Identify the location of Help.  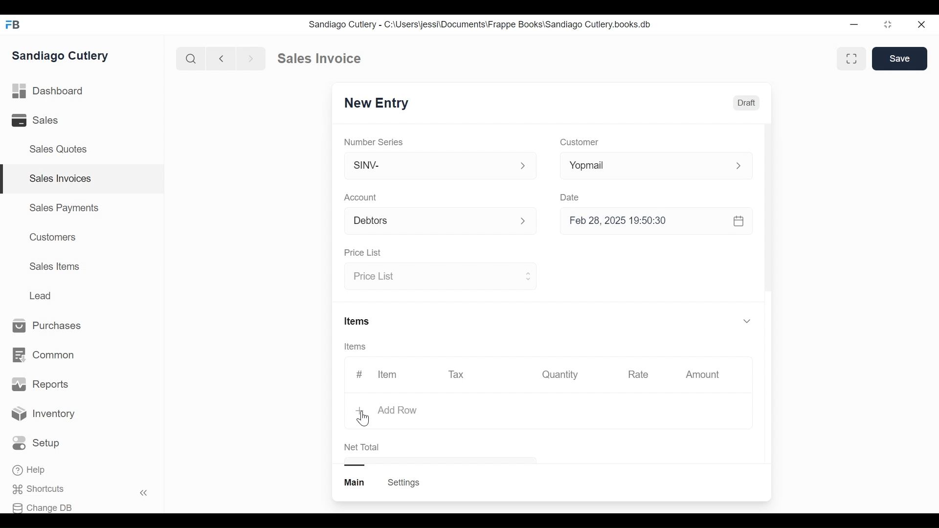
(30, 470).